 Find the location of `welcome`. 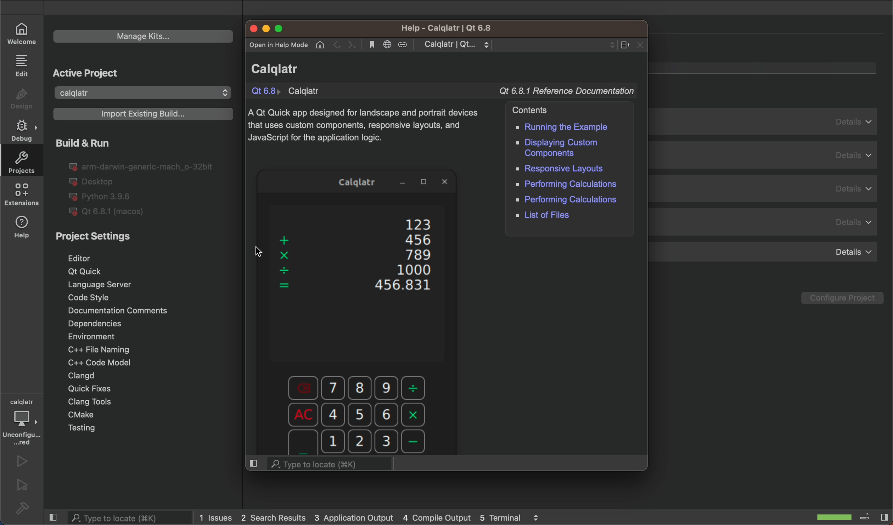

welcome is located at coordinates (22, 34).